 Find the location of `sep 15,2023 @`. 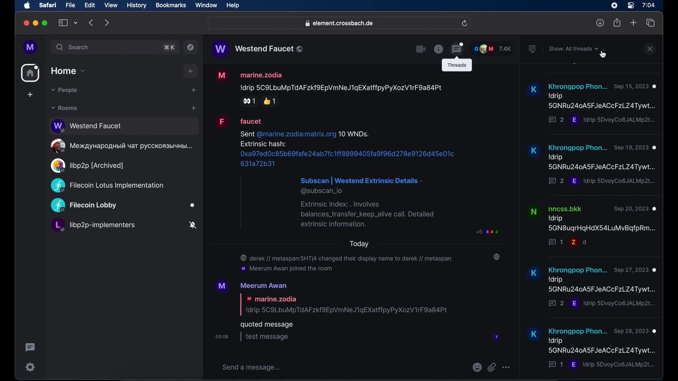

sep 15,2023 @ is located at coordinates (635, 87).